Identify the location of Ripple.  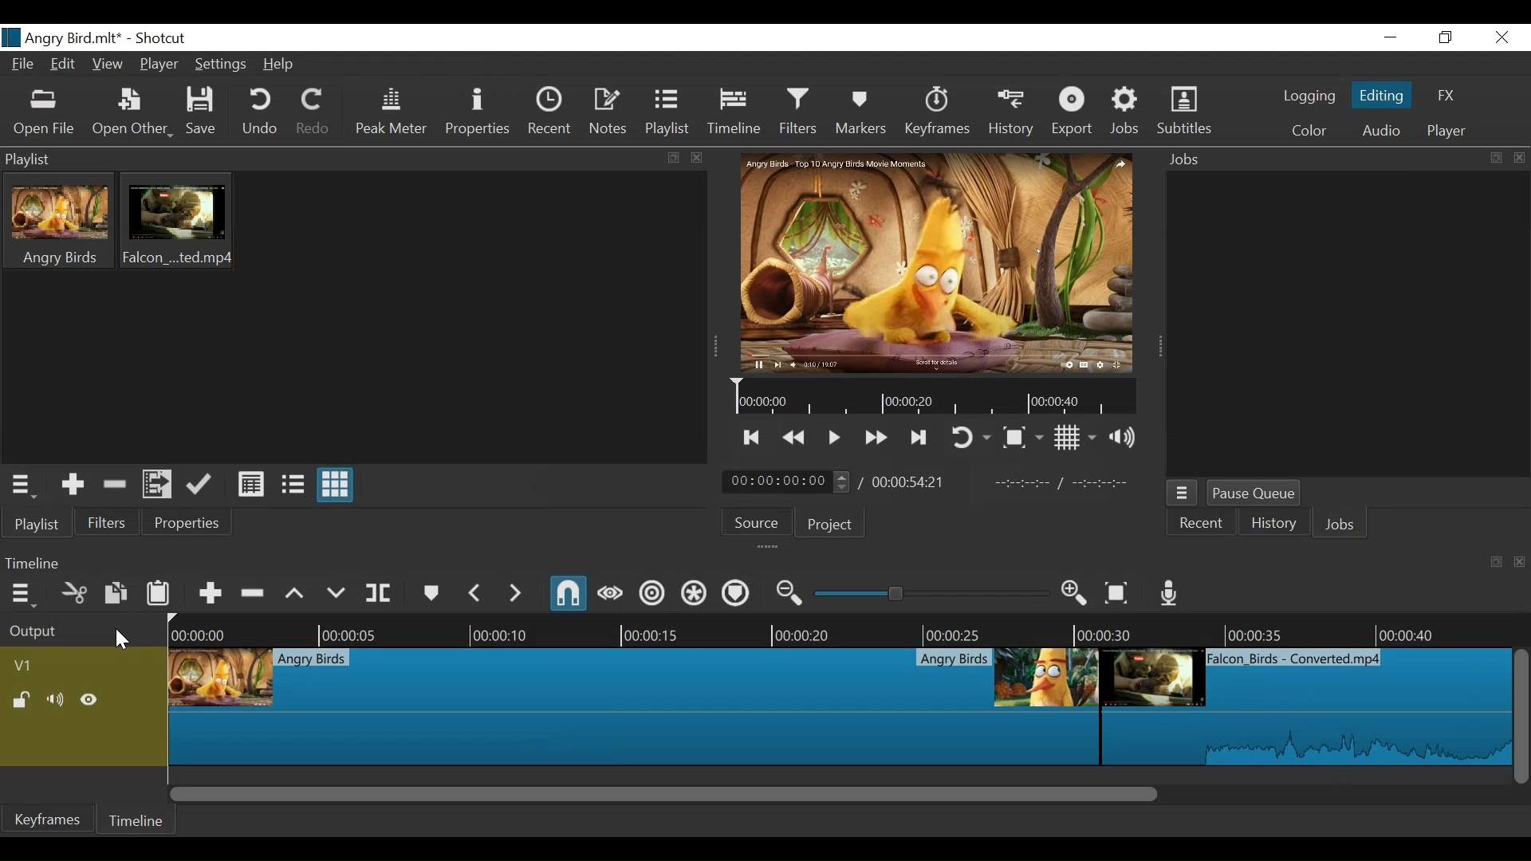
(652, 595).